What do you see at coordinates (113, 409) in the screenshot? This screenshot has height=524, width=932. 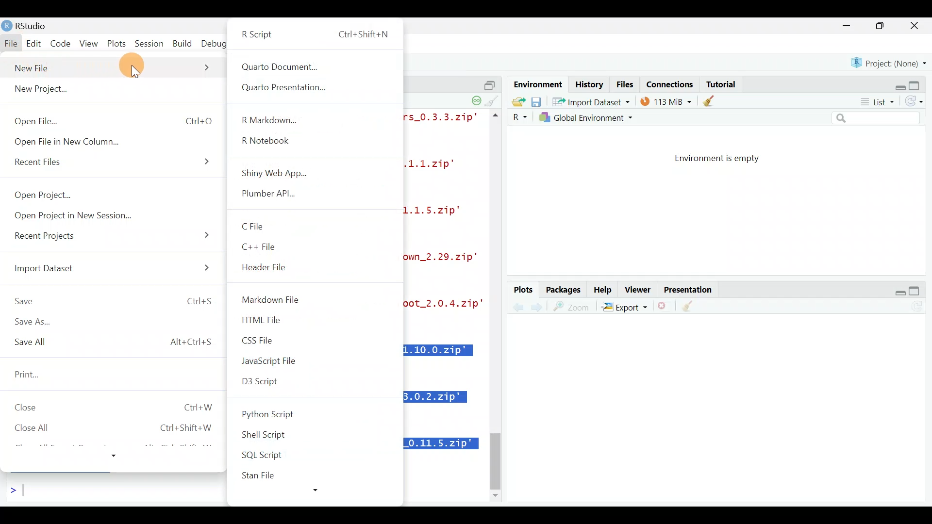 I see `Close Ctrl+w` at bounding box center [113, 409].